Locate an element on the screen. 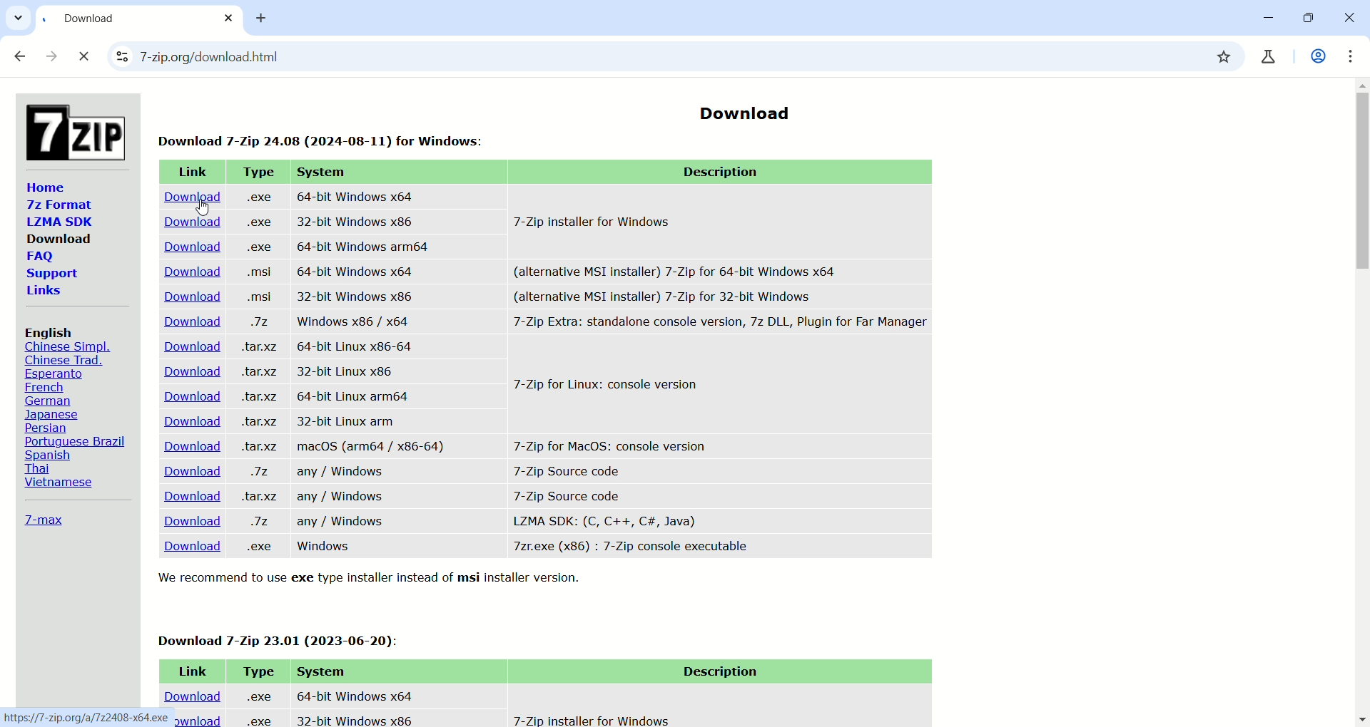 This screenshot has width=1370, height=727. Download is located at coordinates (187, 347).